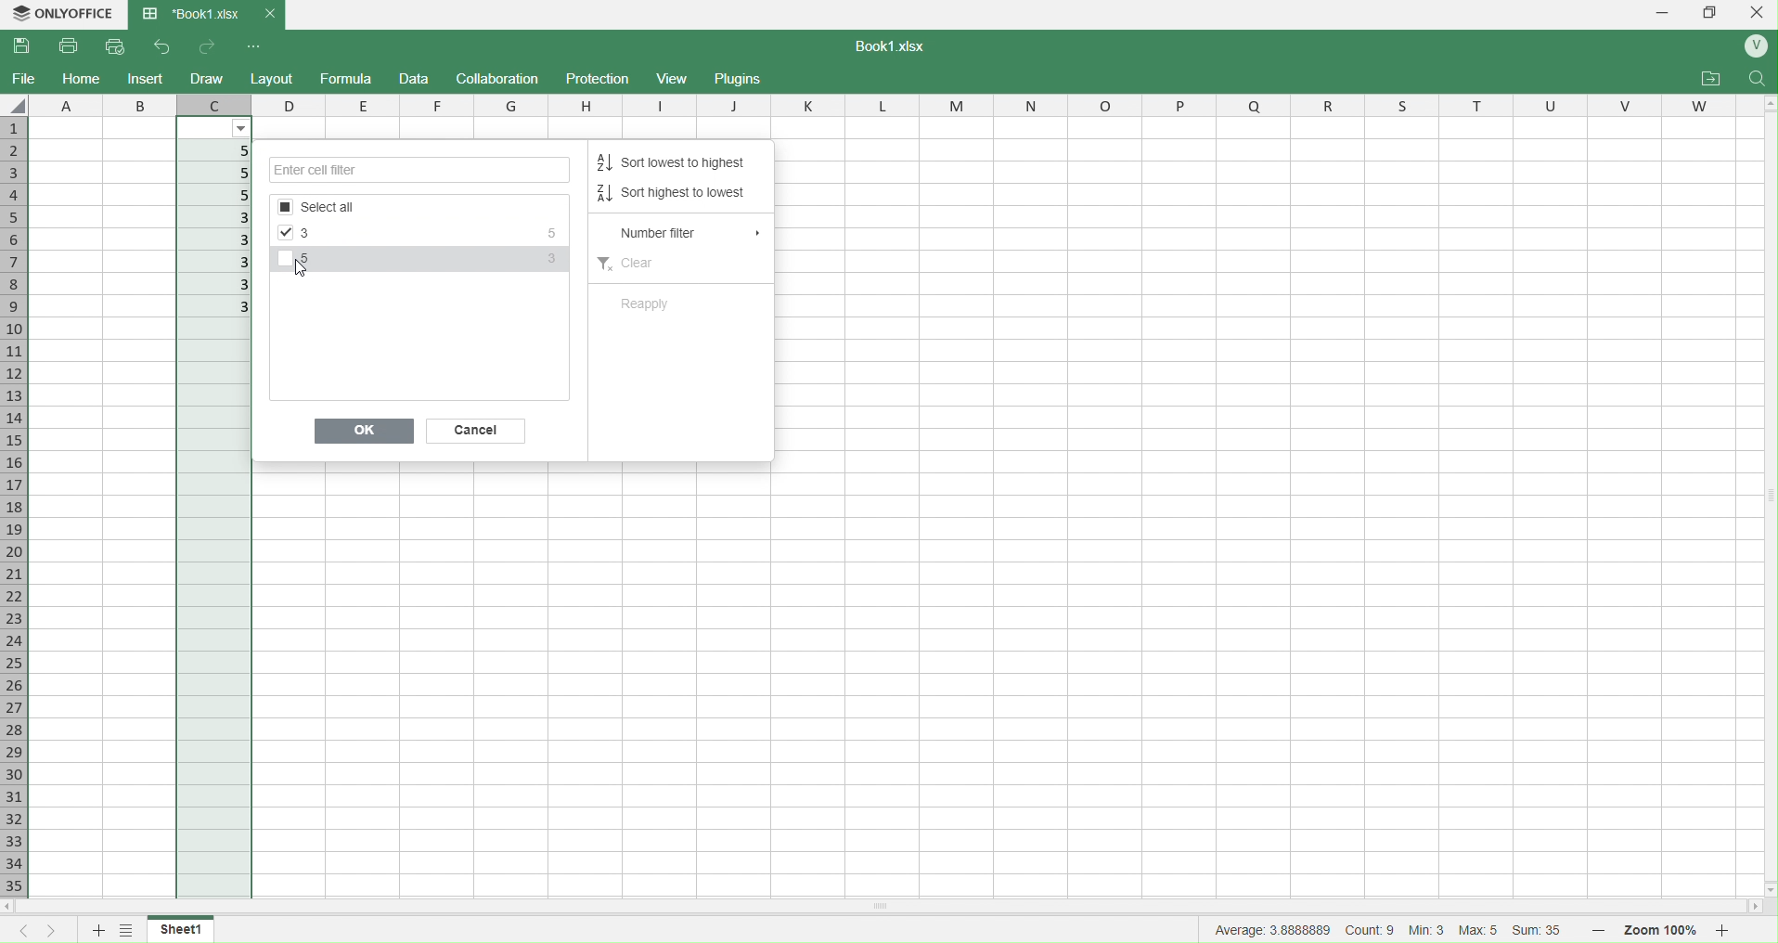 The image size is (1778, 943). Describe the element at coordinates (217, 264) in the screenshot. I see `3` at that location.